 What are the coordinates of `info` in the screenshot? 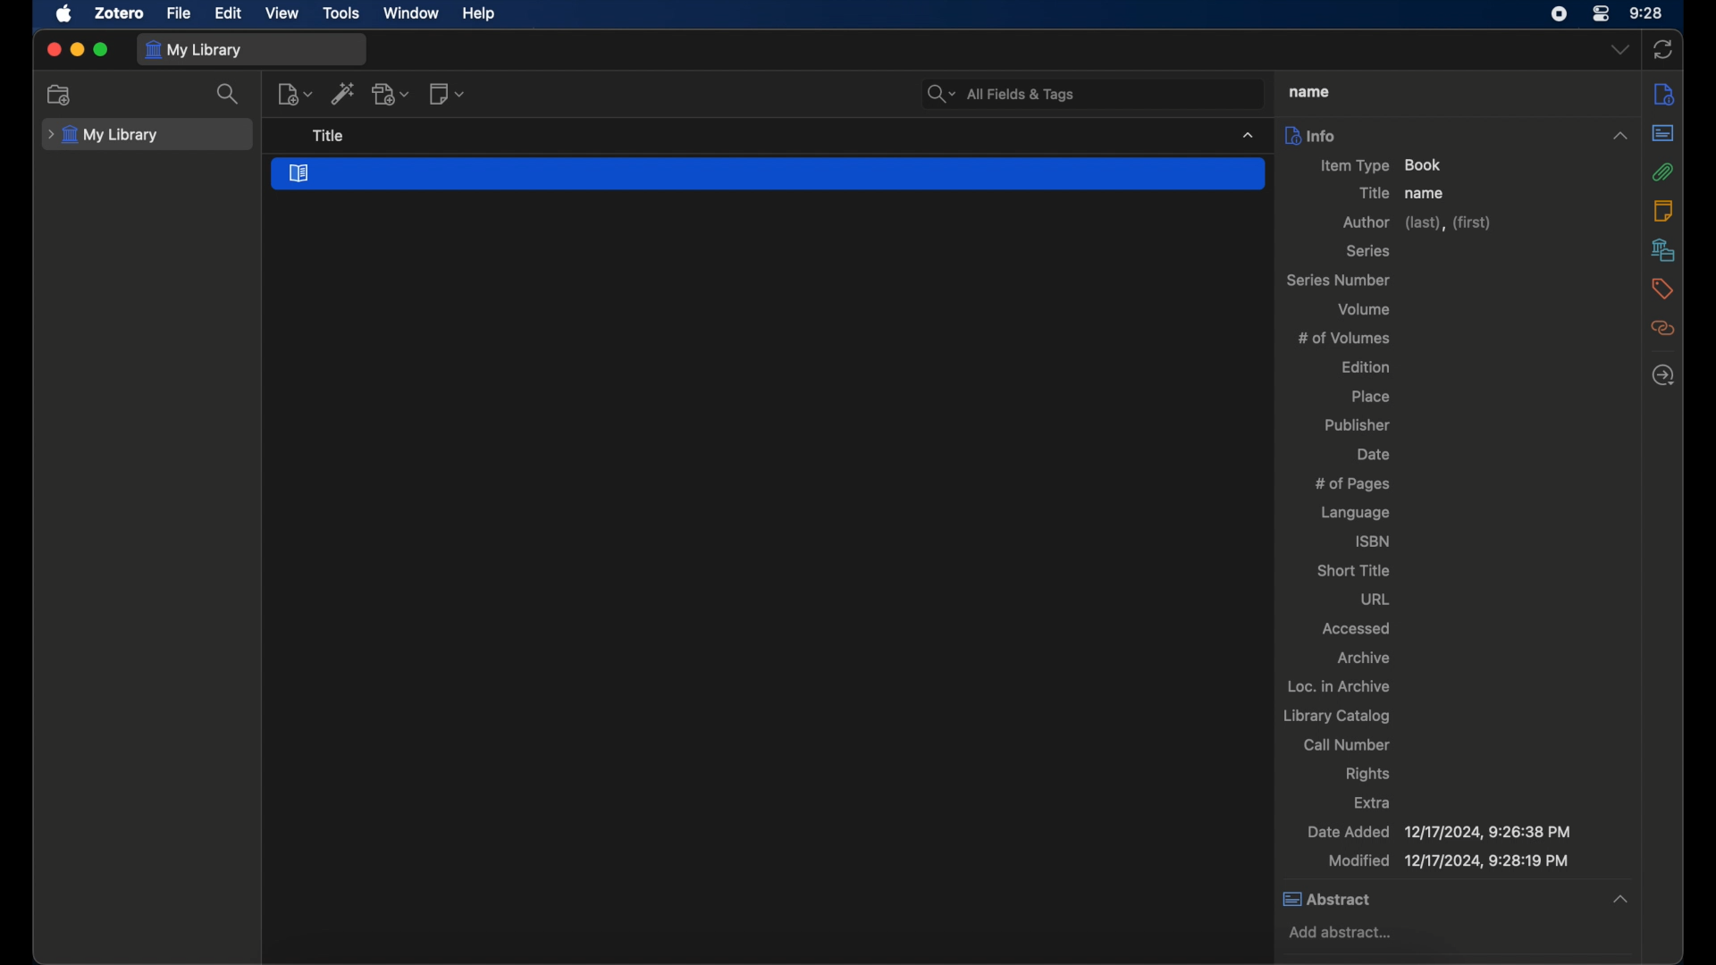 It's located at (1455, 134).